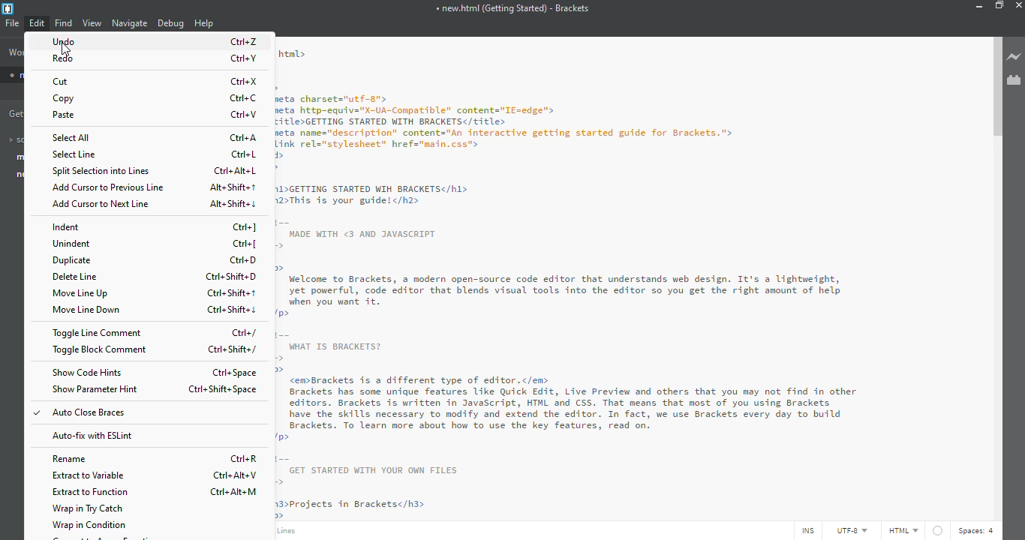  What do you see at coordinates (939, 529) in the screenshot?
I see `linter` at bounding box center [939, 529].